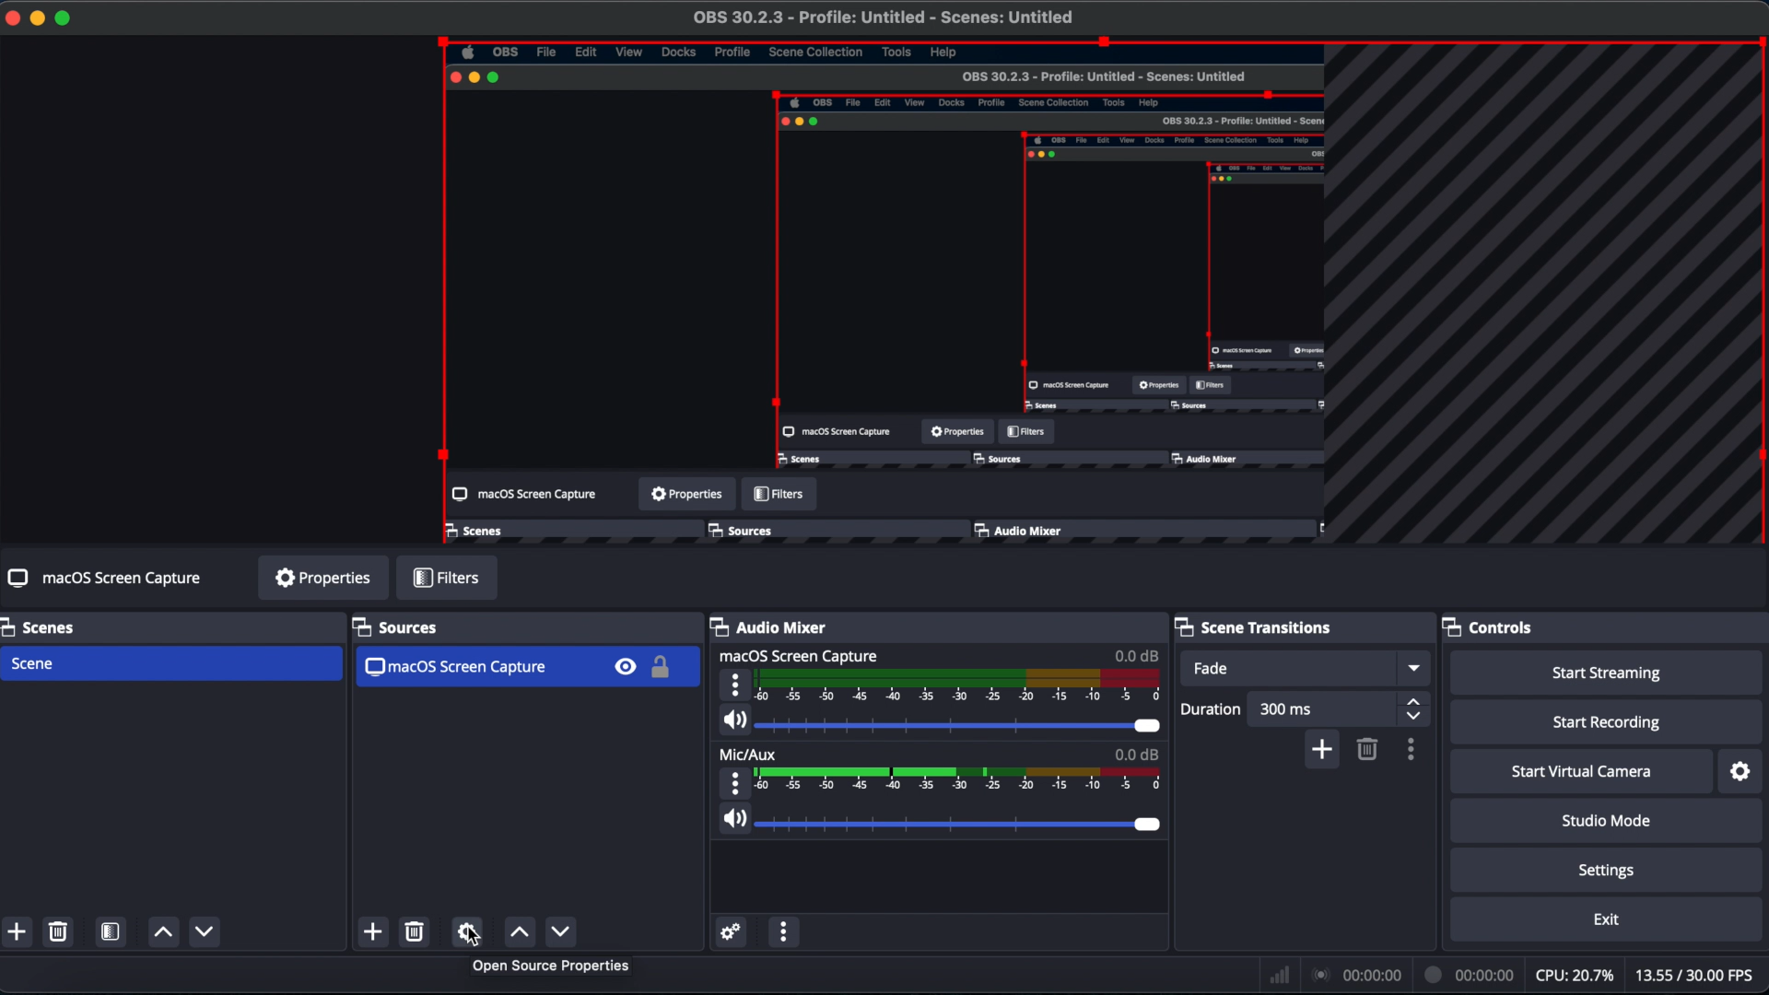 The height and width of the screenshot is (995, 1769). What do you see at coordinates (44, 627) in the screenshot?
I see `scenes` at bounding box center [44, 627].